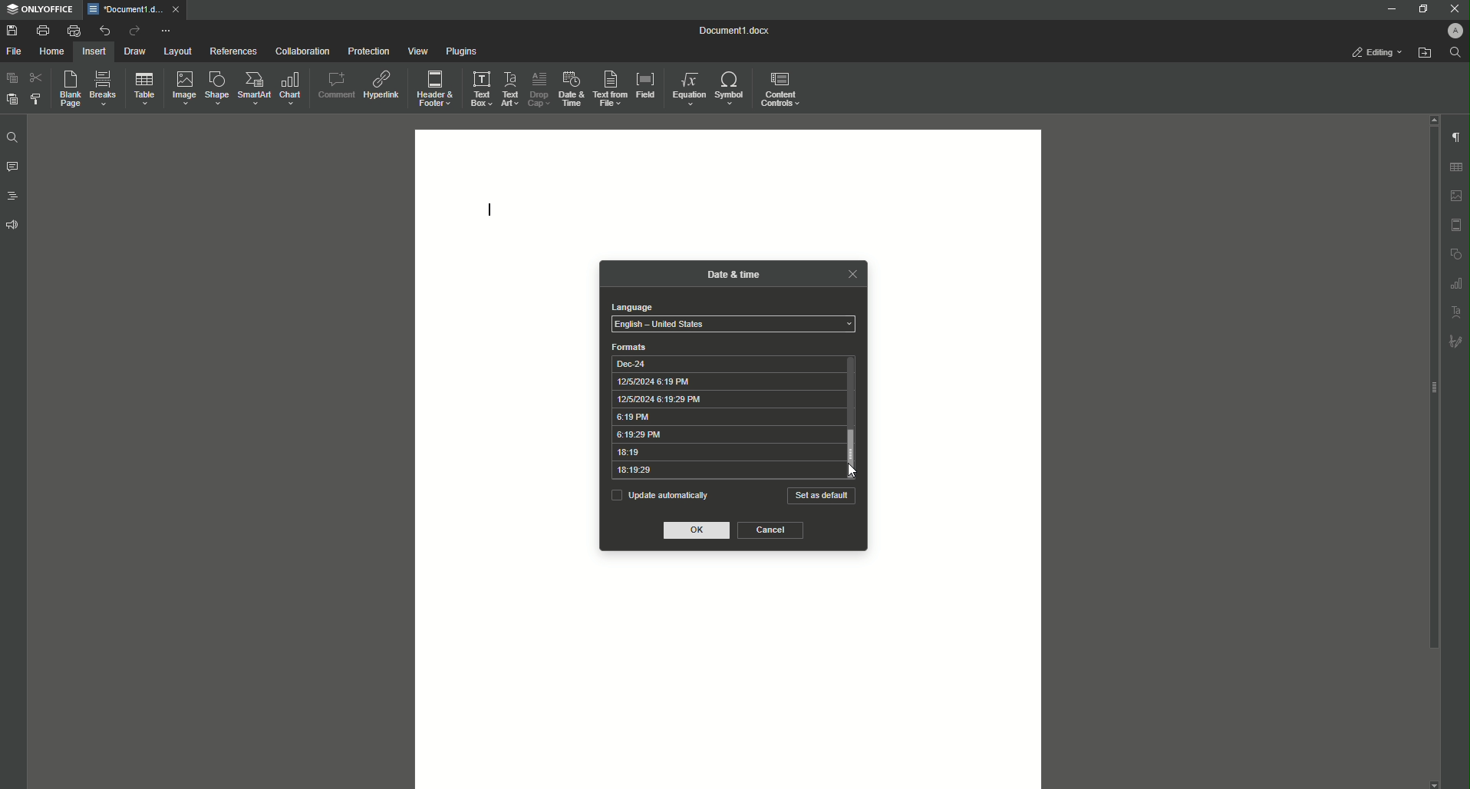 This screenshot has height=789, width=1470. I want to click on Shape, so click(214, 88).